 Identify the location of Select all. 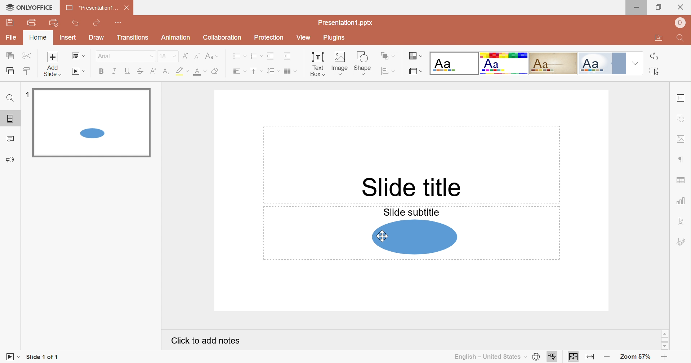
(655, 71).